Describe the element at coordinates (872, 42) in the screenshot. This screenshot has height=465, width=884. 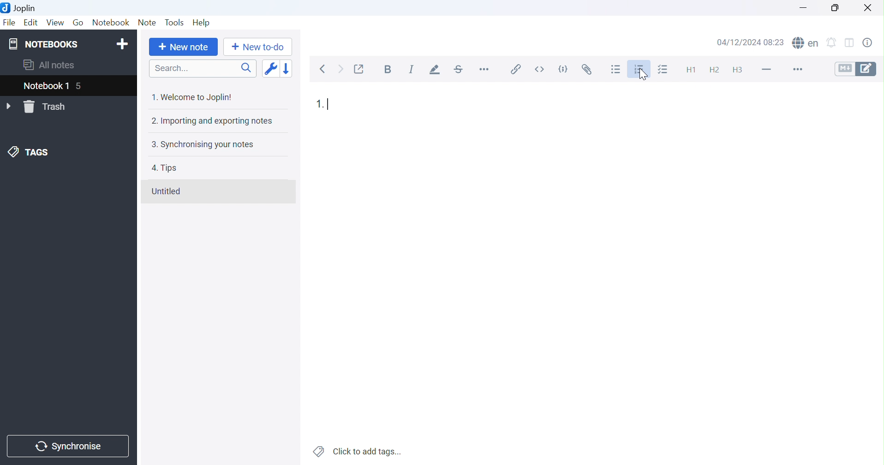
I see `Note properties` at that location.